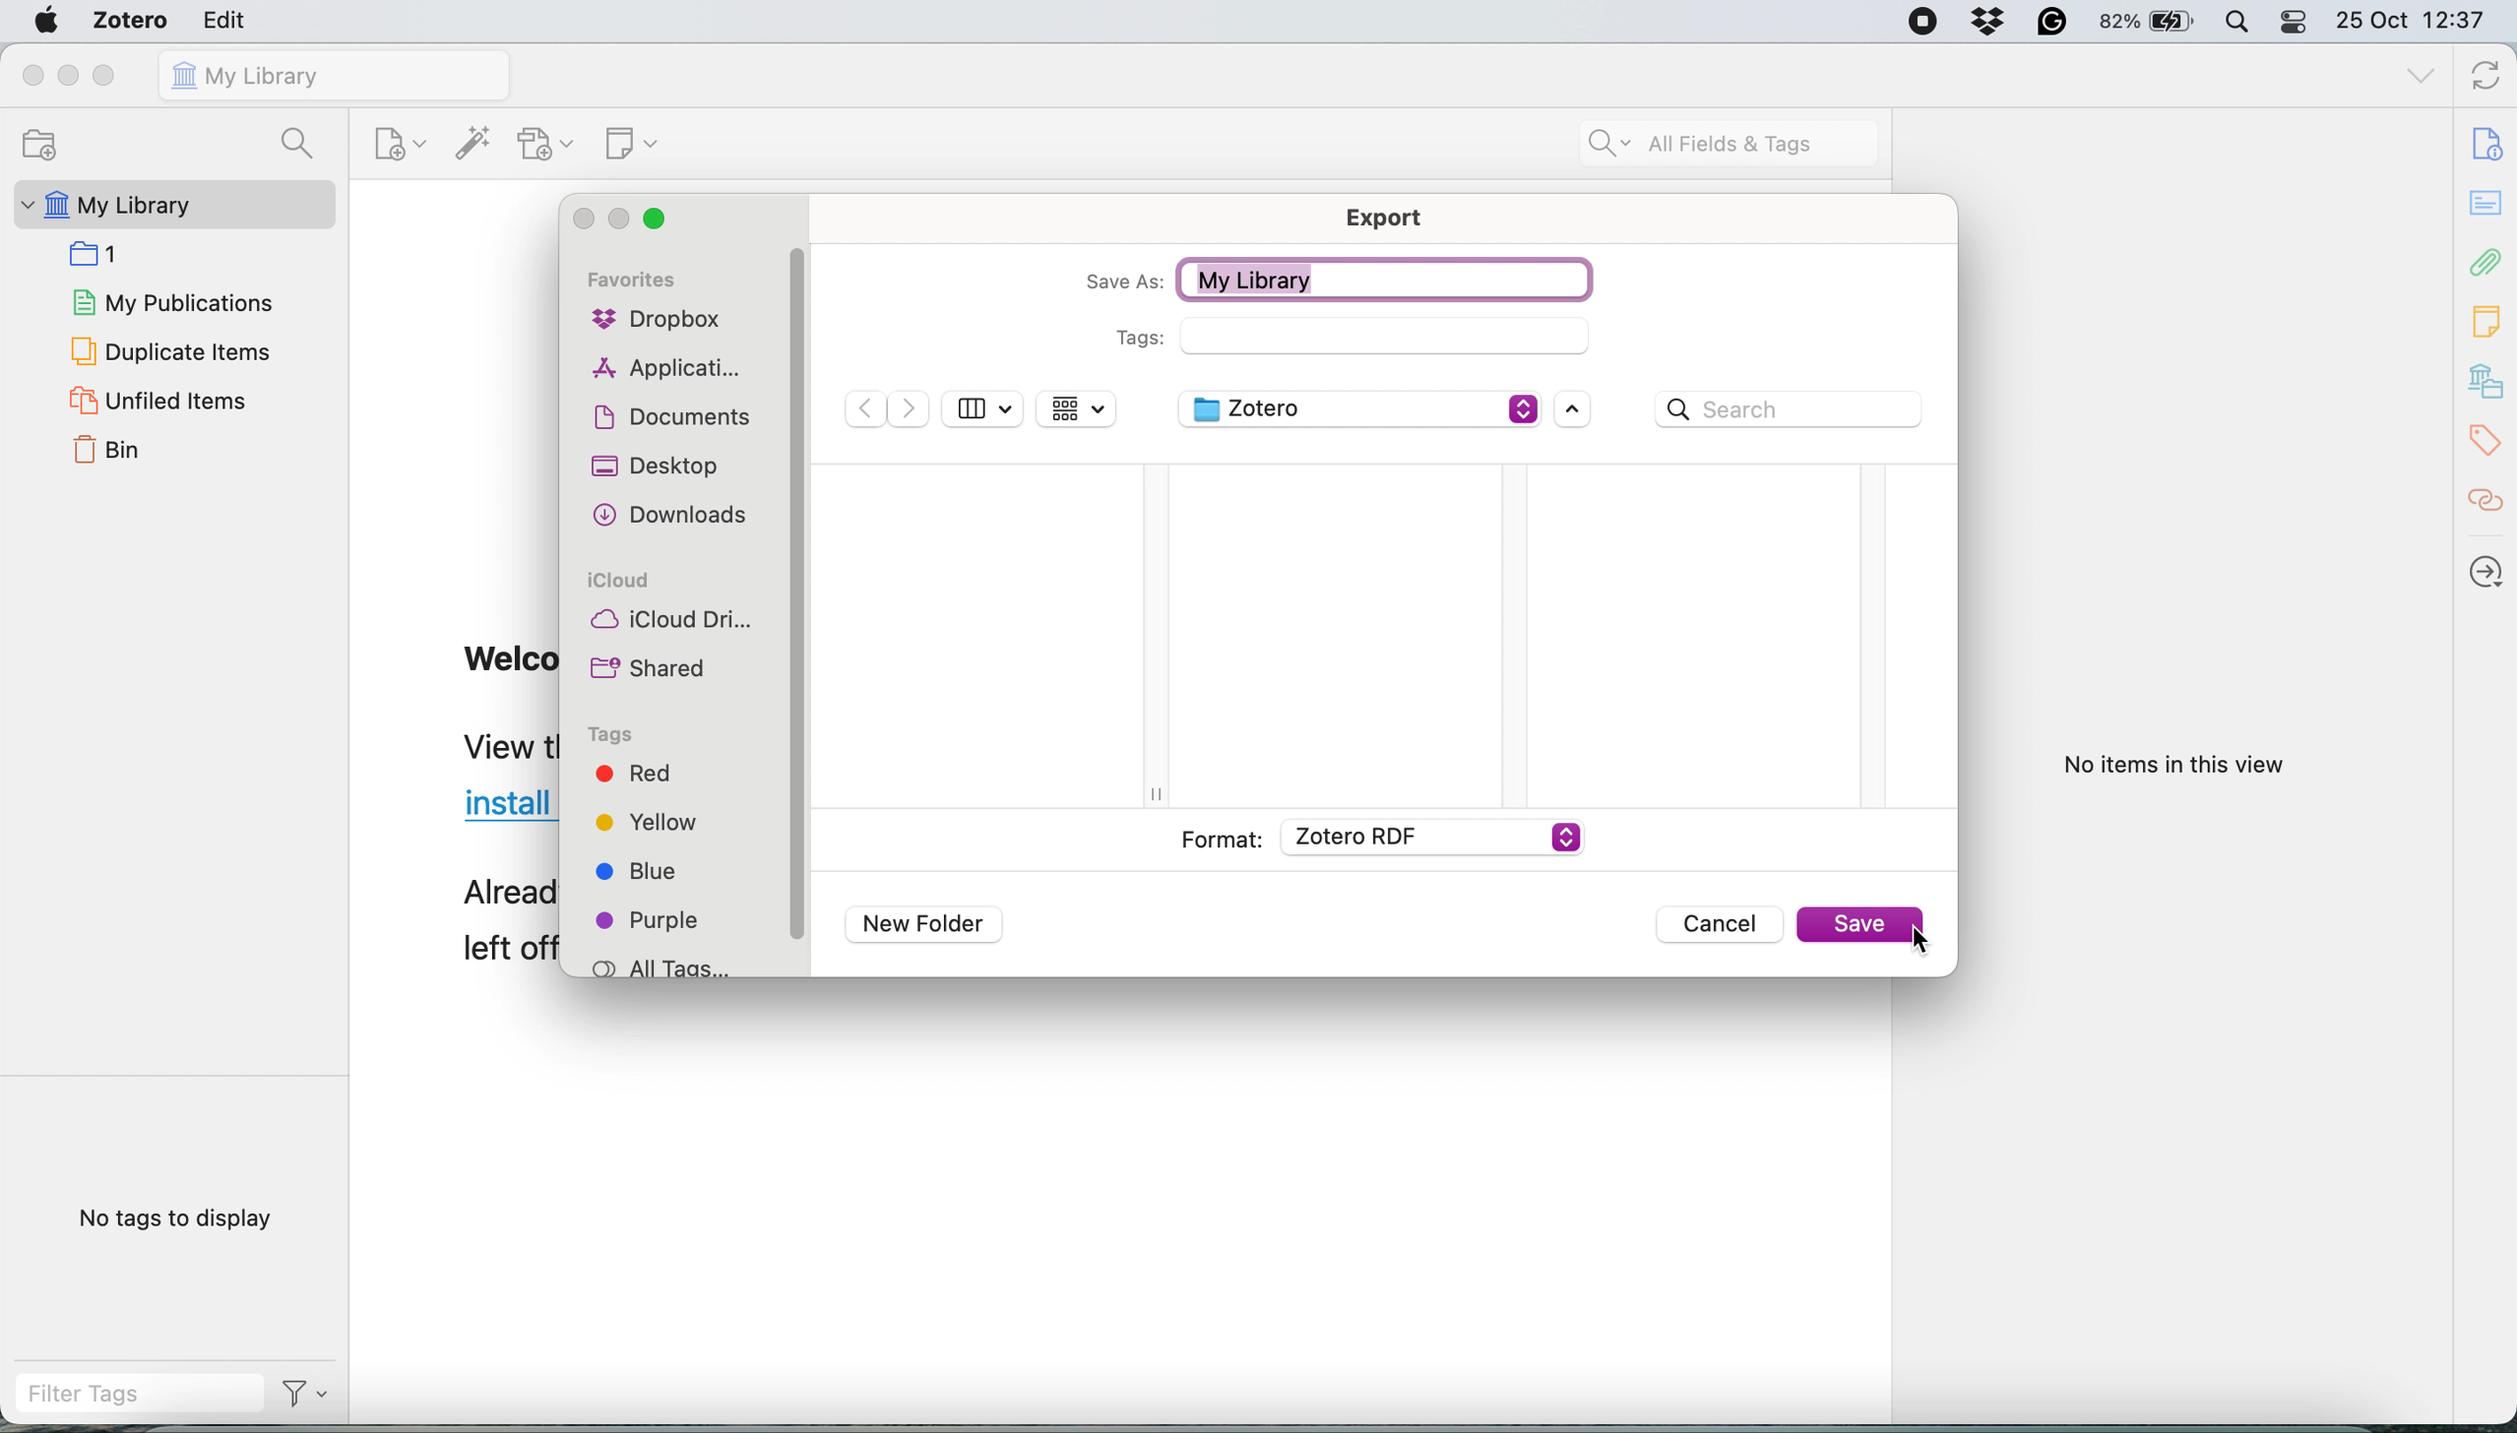 The height and width of the screenshot is (1433, 2517). What do you see at coordinates (33, 148) in the screenshot?
I see `new collection` at bounding box center [33, 148].